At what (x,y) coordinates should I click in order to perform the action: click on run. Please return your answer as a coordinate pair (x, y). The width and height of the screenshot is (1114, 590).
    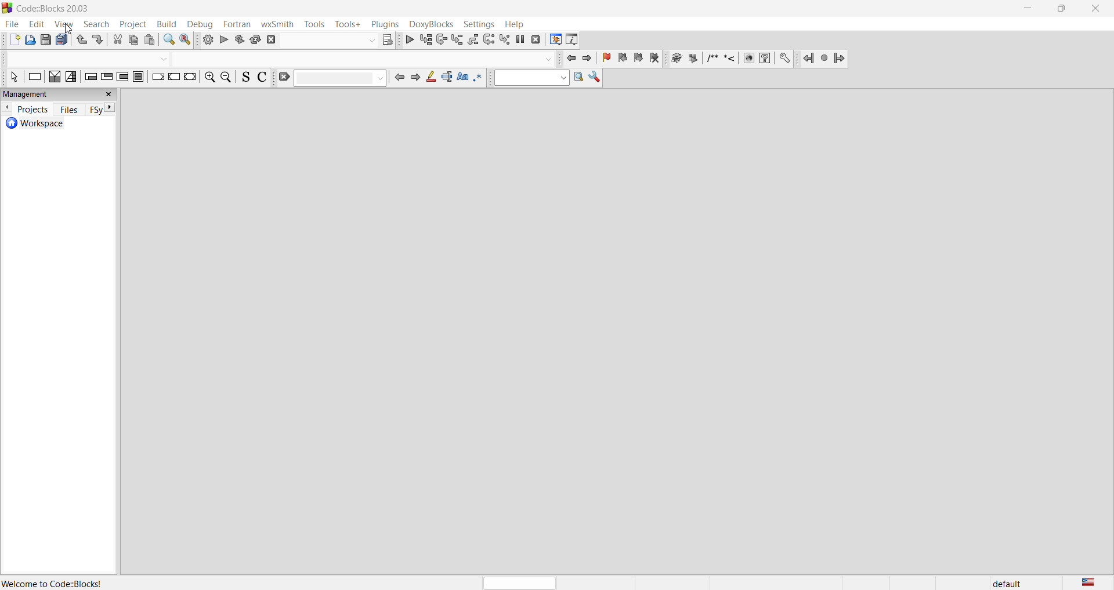
    Looking at the image, I should click on (223, 41).